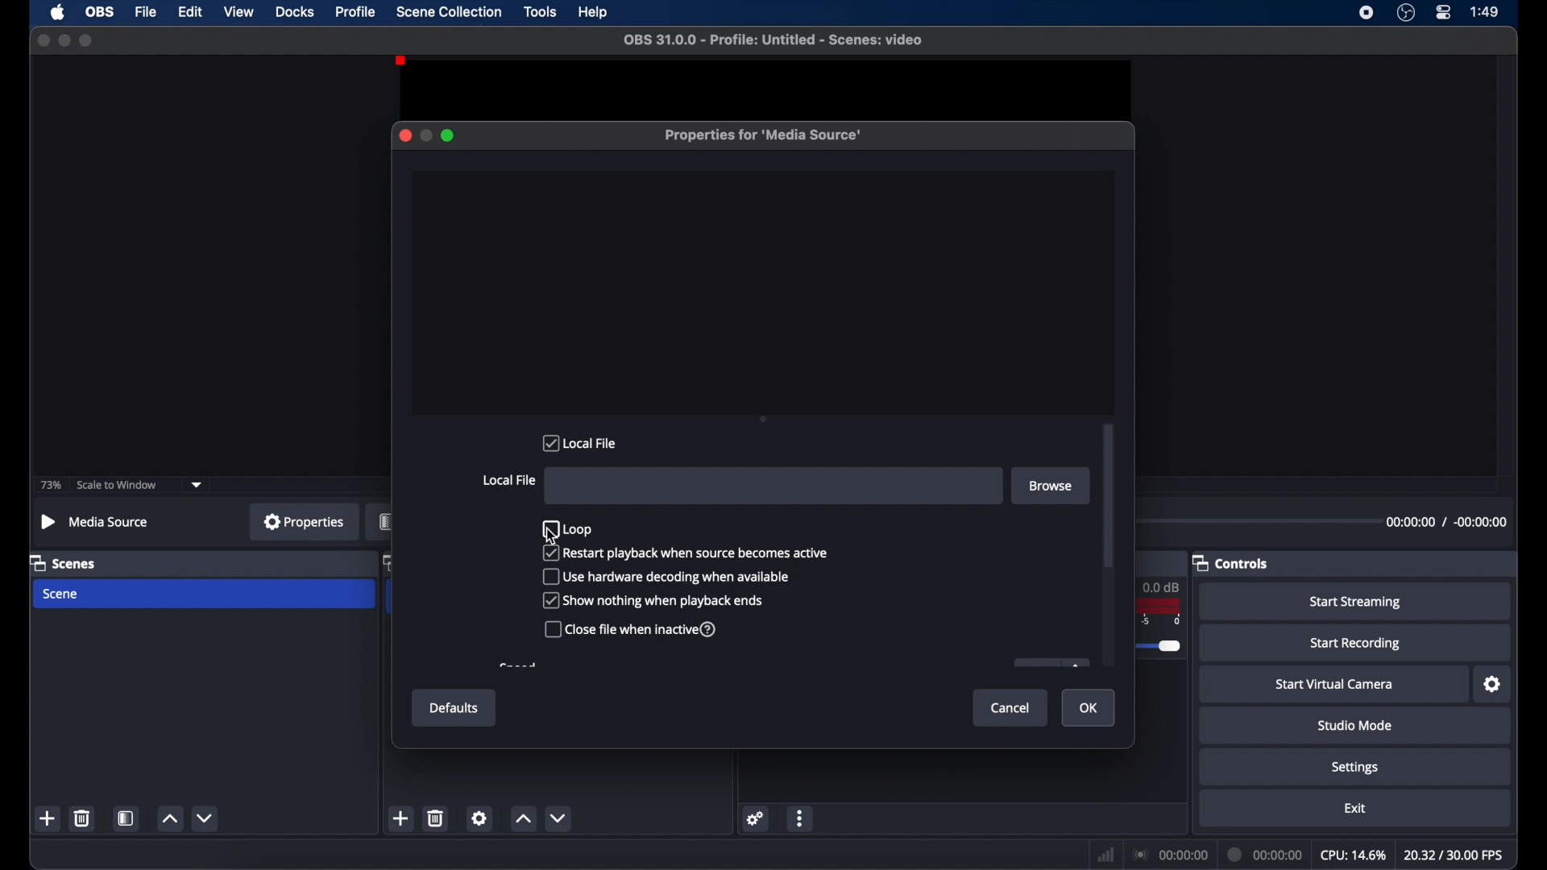 Image resolution: width=1547 pixels, height=870 pixels. I want to click on Controls, so click(1234, 564).